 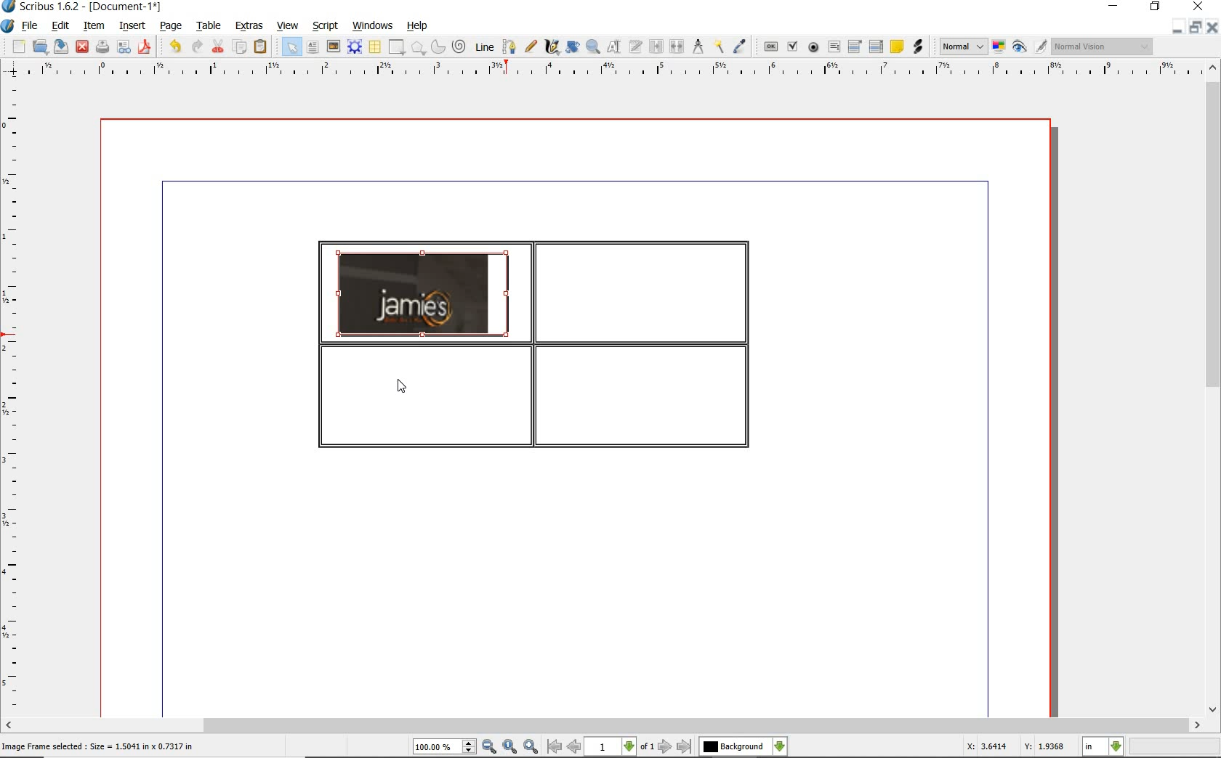 What do you see at coordinates (834, 46) in the screenshot?
I see `pdf text field` at bounding box center [834, 46].